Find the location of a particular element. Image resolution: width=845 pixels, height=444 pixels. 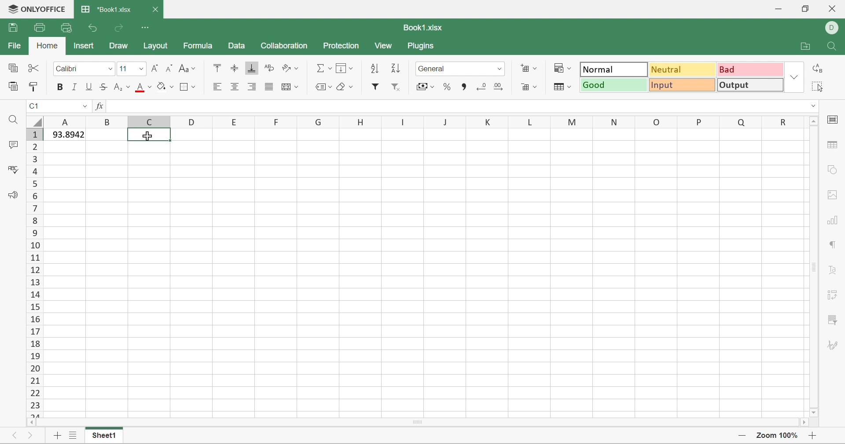

Protection is located at coordinates (342, 45).